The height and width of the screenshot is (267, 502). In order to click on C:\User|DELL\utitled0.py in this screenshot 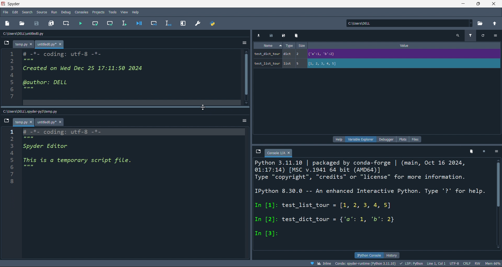, I will do `click(31, 34)`.